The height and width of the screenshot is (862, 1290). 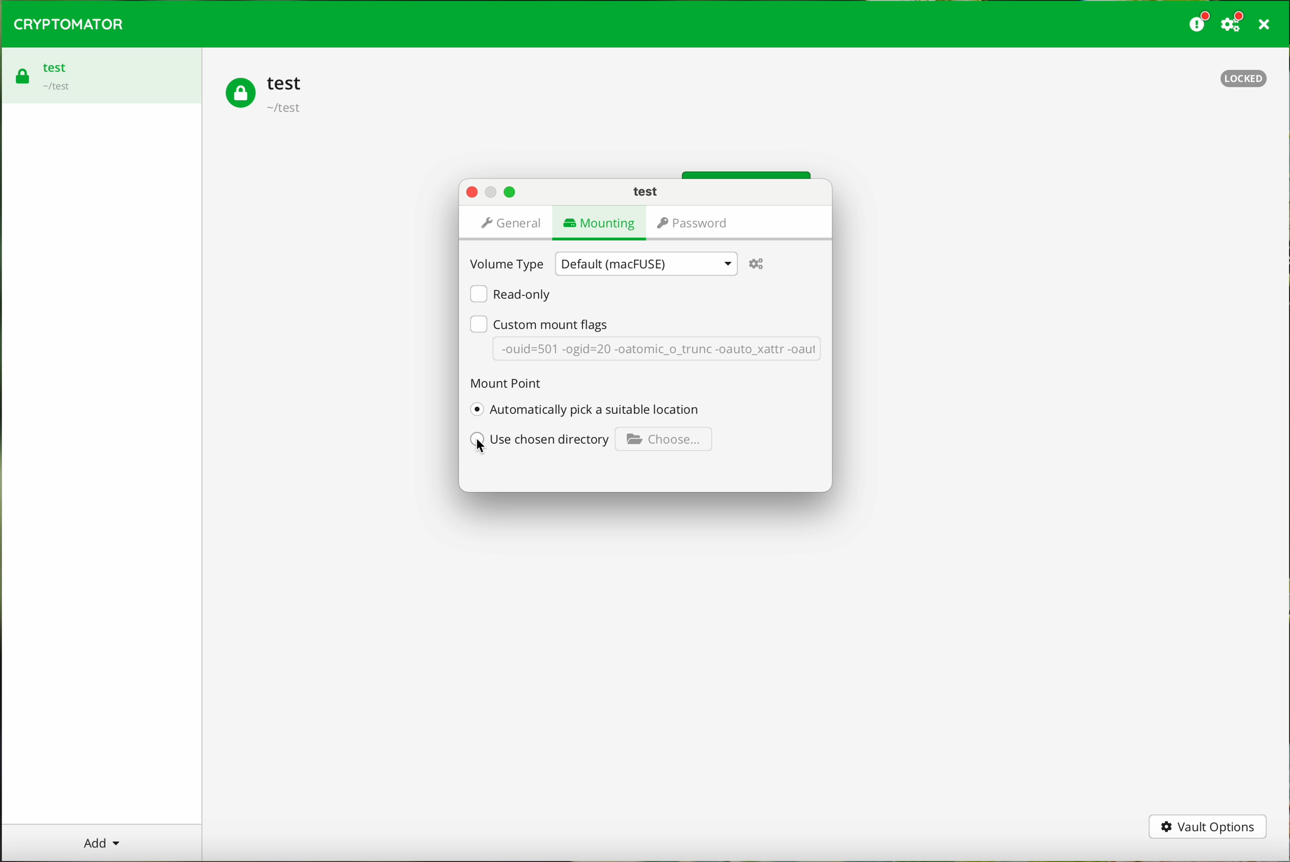 What do you see at coordinates (69, 25) in the screenshot?
I see `cryptomator` at bounding box center [69, 25].